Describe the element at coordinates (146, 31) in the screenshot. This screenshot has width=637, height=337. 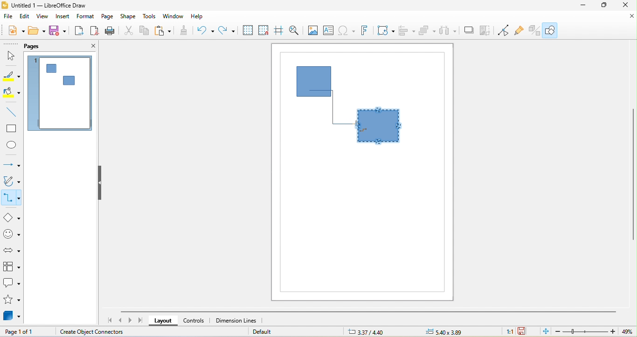
I see `copy` at that location.